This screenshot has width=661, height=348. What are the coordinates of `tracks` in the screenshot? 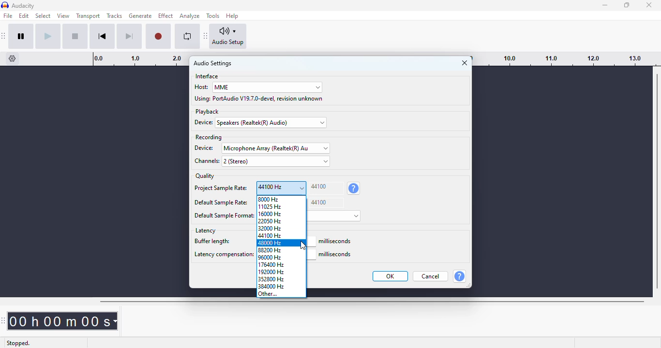 It's located at (114, 16).